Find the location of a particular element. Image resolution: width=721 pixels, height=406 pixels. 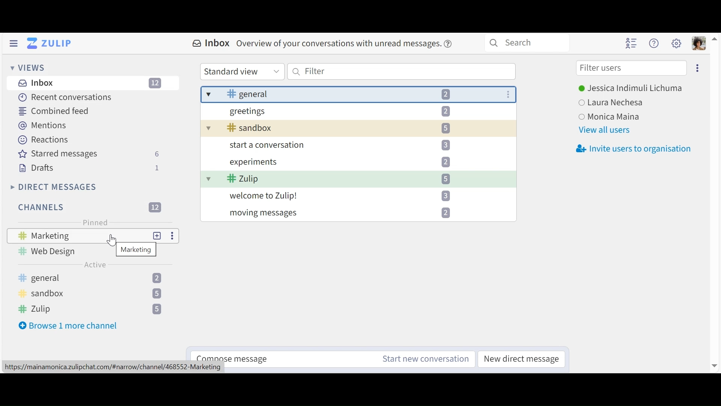

pop up is located at coordinates (137, 249).